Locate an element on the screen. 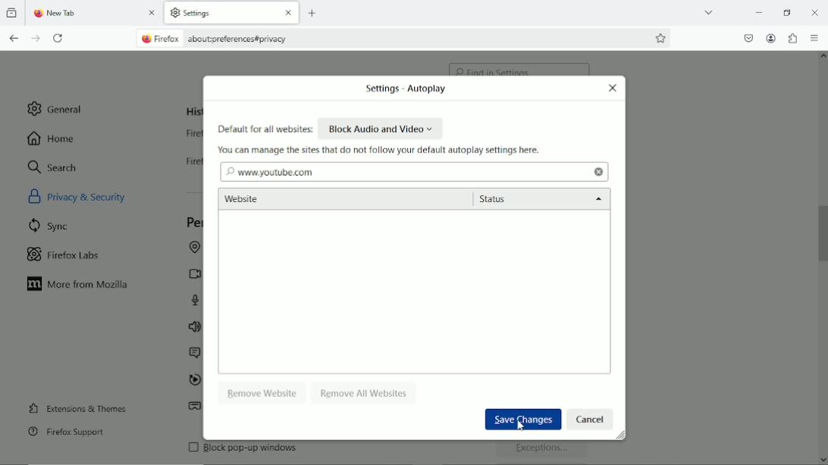  default for all website is located at coordinates (265, 130).